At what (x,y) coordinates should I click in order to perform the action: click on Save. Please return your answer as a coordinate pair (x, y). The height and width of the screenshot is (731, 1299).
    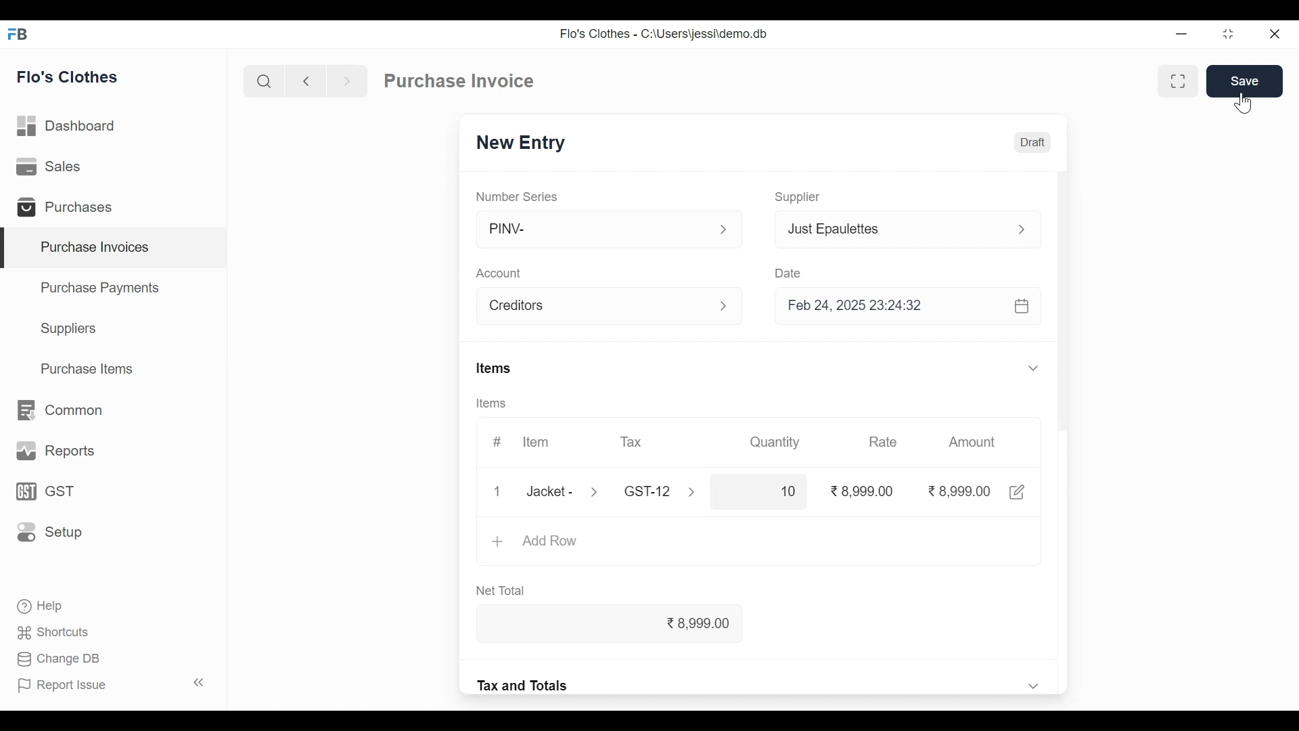
    Looking at the image, I should click on (1245, 81).